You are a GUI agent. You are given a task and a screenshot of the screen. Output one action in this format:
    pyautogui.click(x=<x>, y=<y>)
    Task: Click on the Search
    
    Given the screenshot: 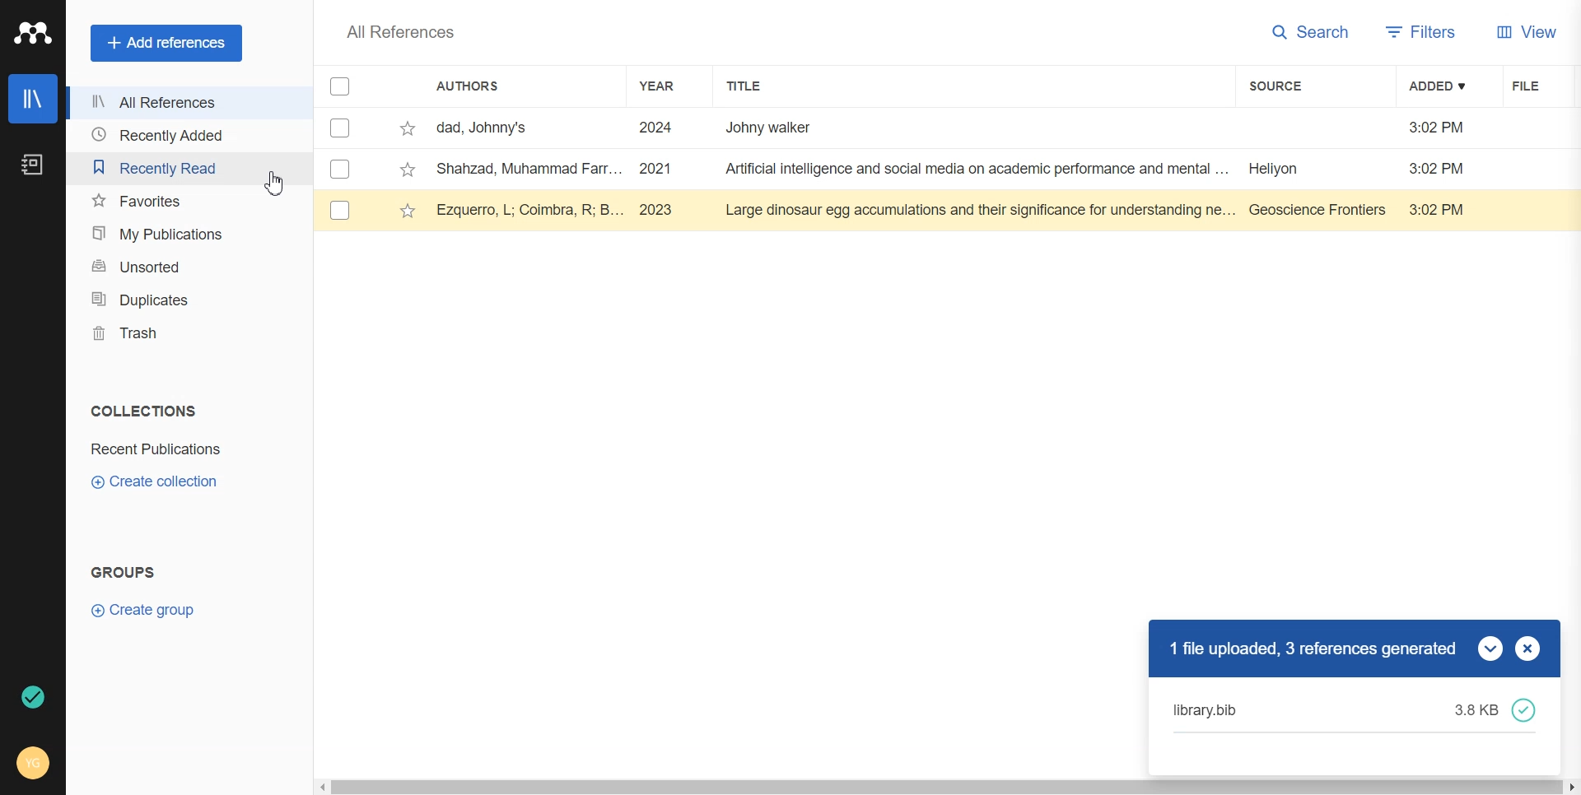 What is the action you would take?
    pyautogui.click(x=1313, y=32)
    